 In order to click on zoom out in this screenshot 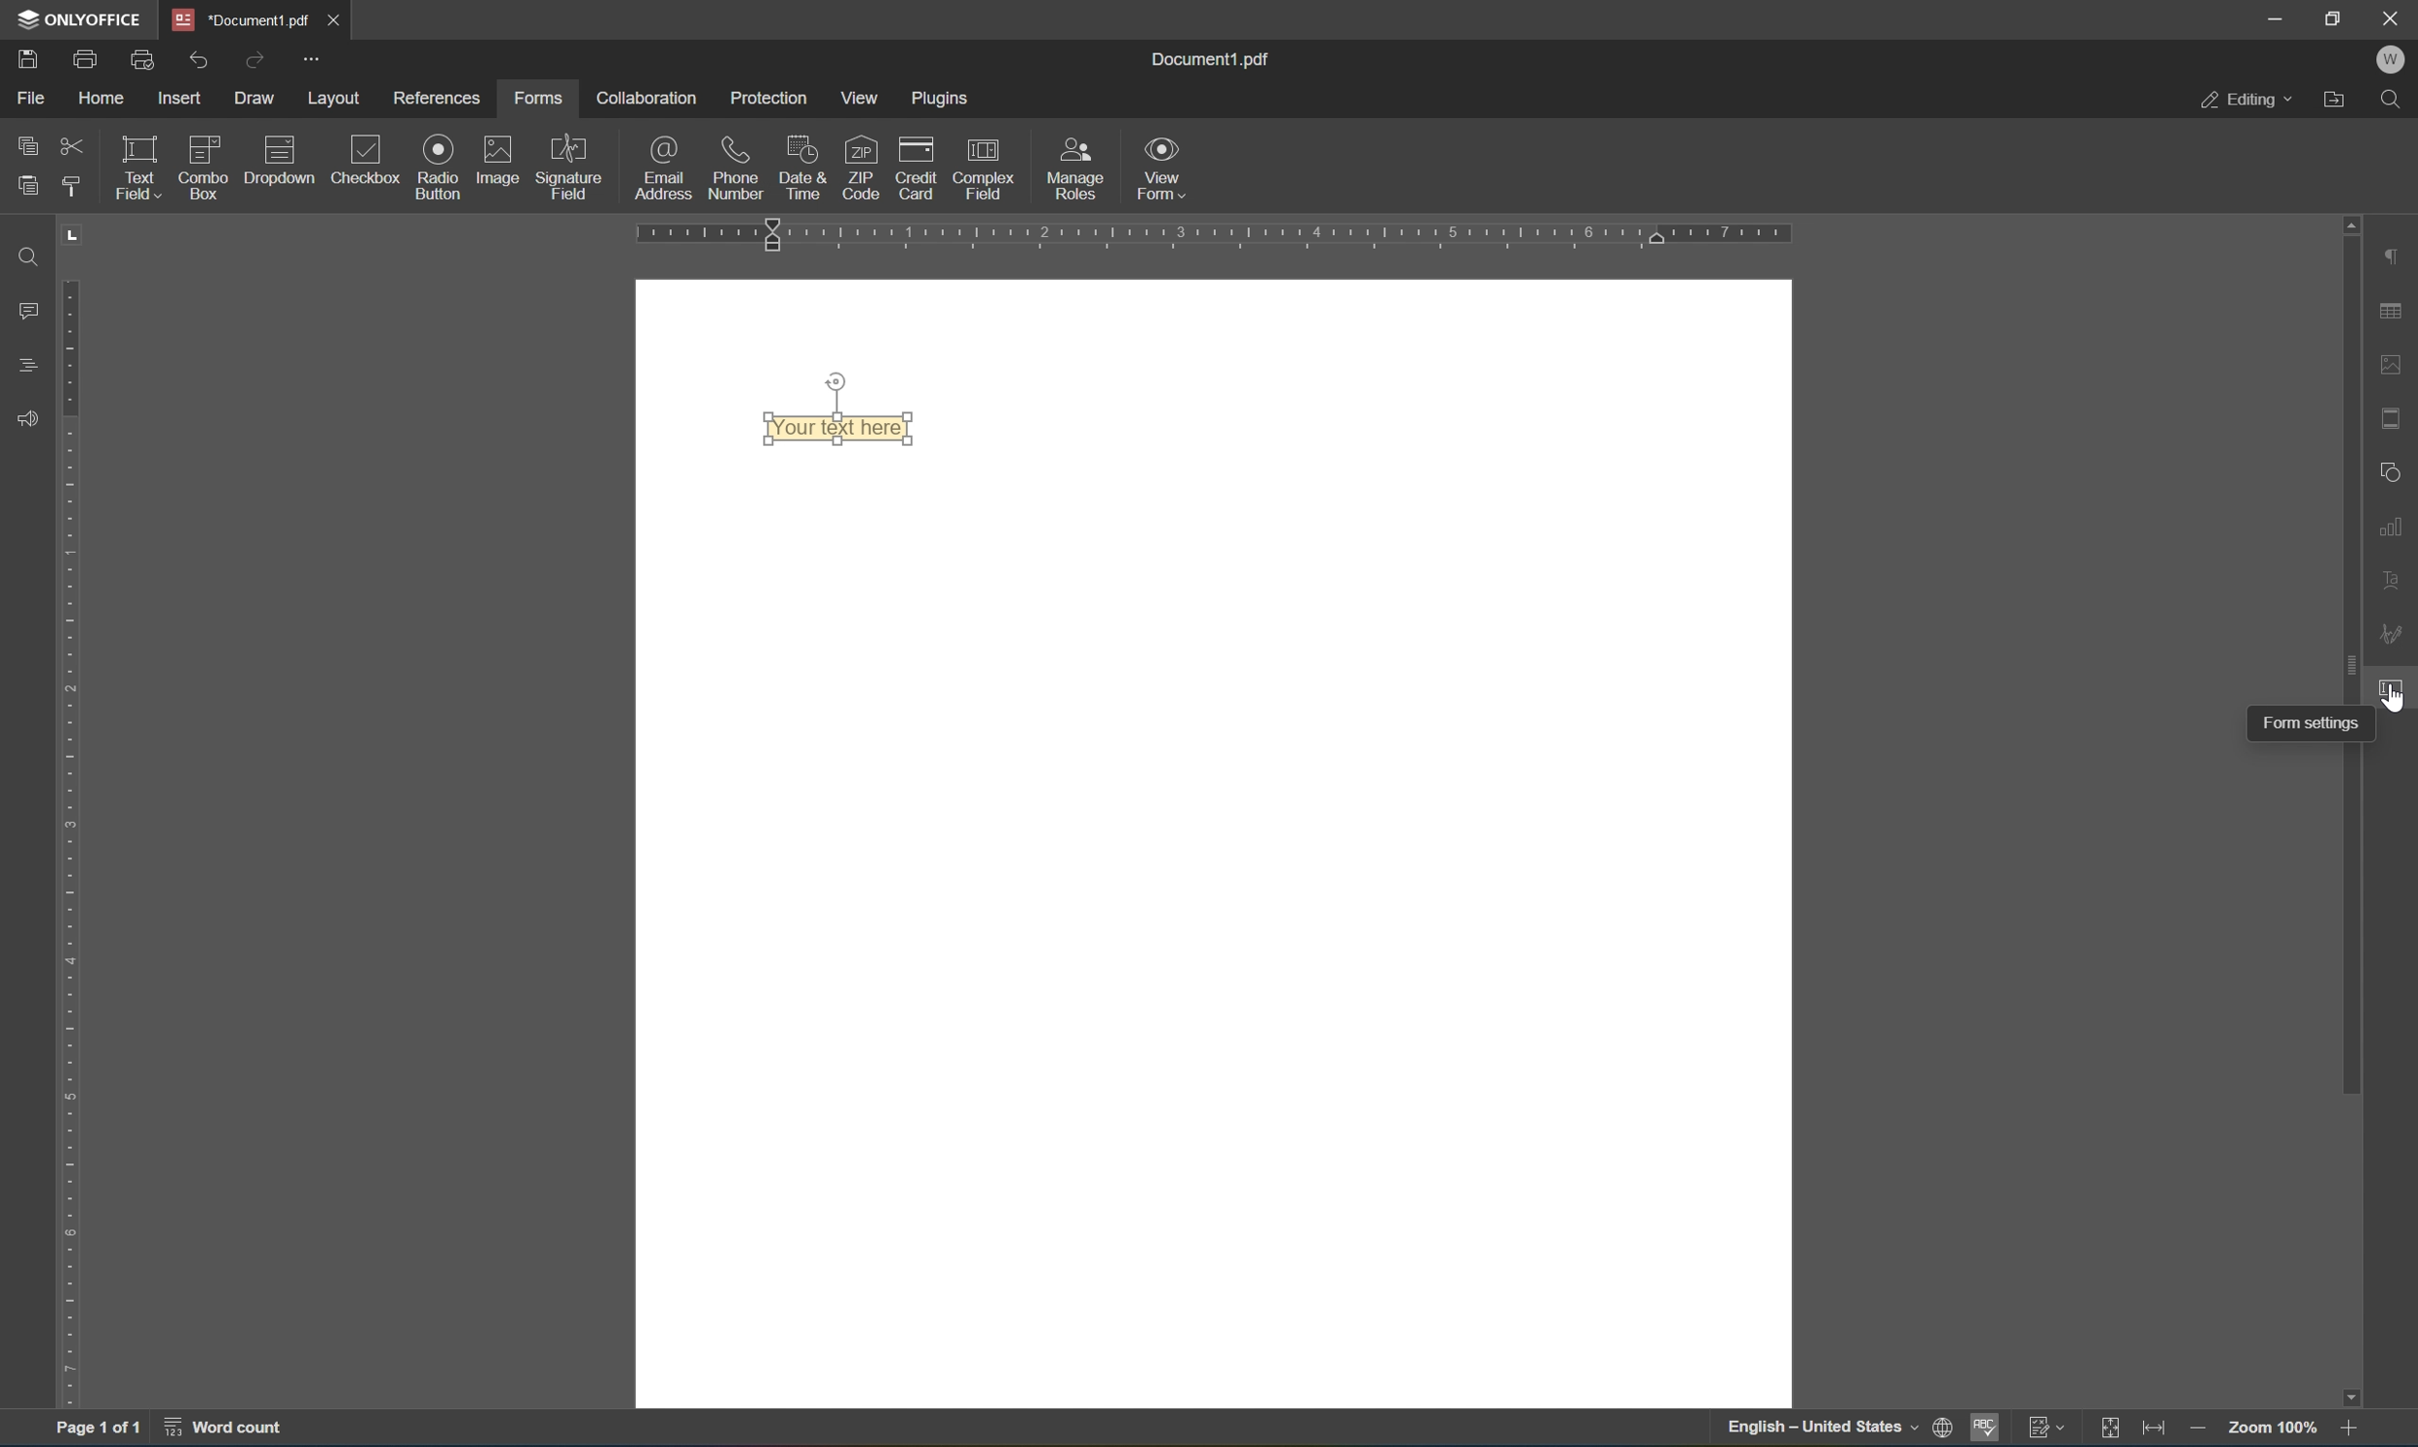, I will do `click(2199, 1432)`.